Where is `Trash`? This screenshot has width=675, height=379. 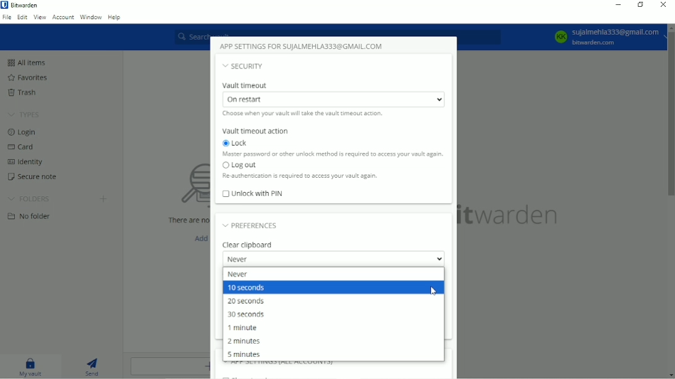
Trash is located at coordinates (23, 91).